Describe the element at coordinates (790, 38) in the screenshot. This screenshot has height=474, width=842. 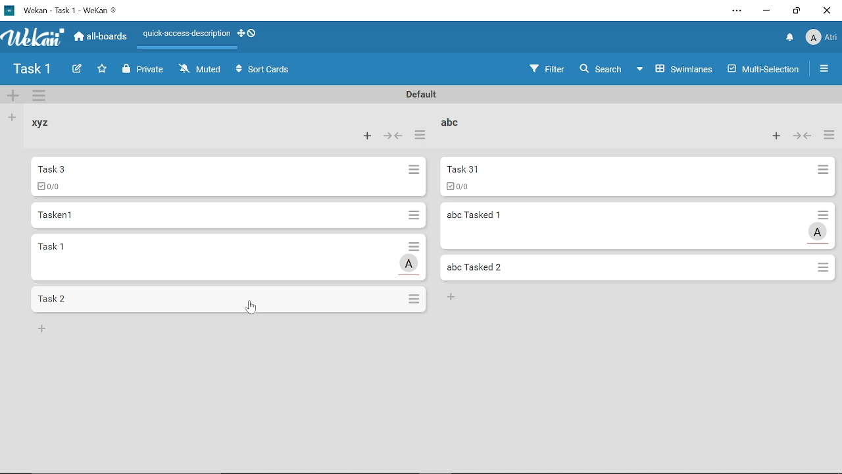
I see `Notifications` at that location.